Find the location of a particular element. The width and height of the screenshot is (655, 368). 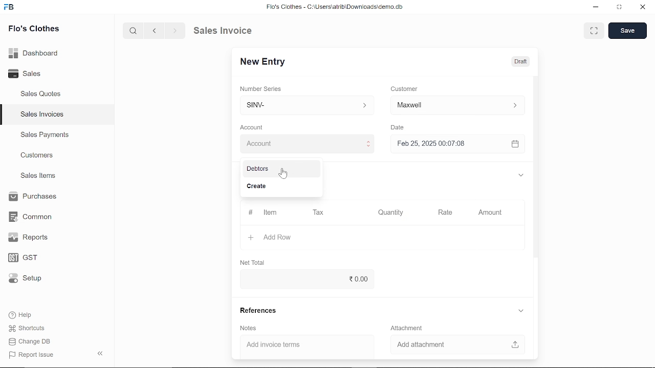

open calender is located at coordinates (515, 144).